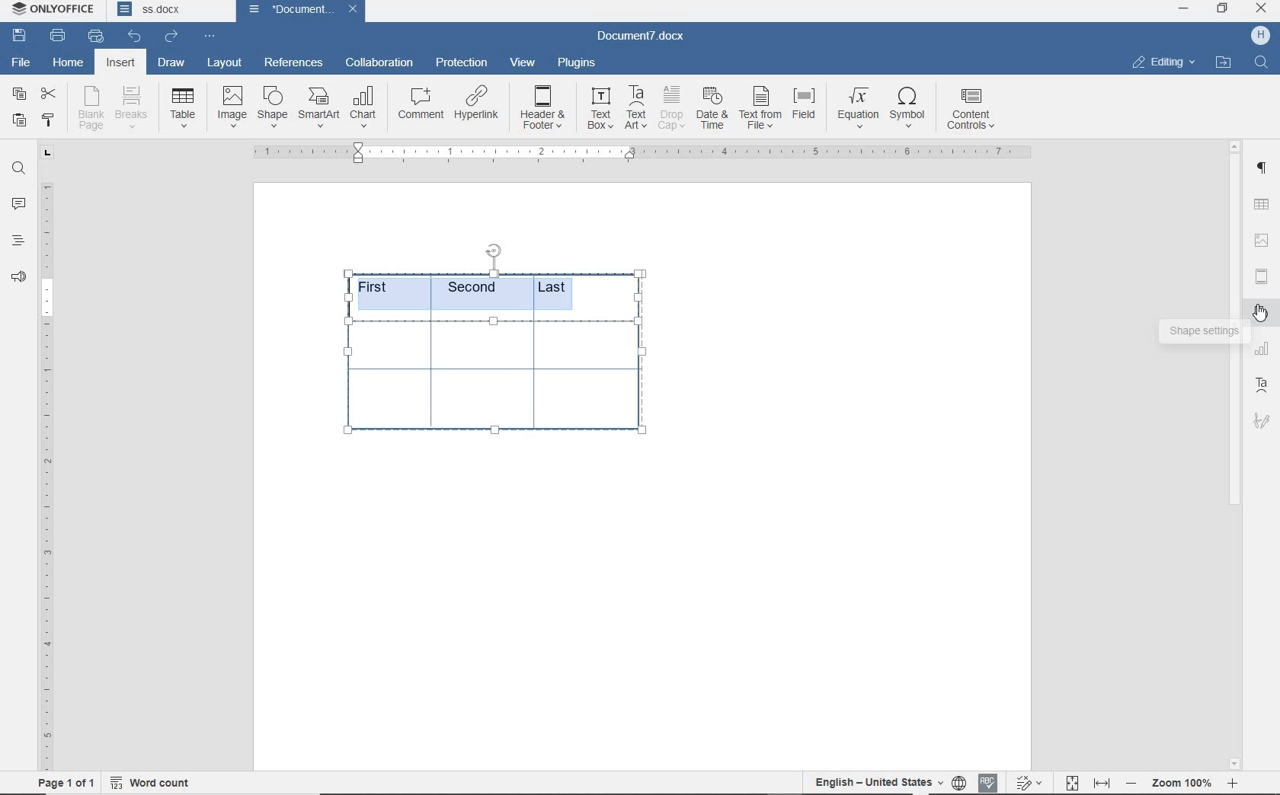 The height and width of the screenshot is (795, 1280). I want to click on symbol, so click(910, 107).